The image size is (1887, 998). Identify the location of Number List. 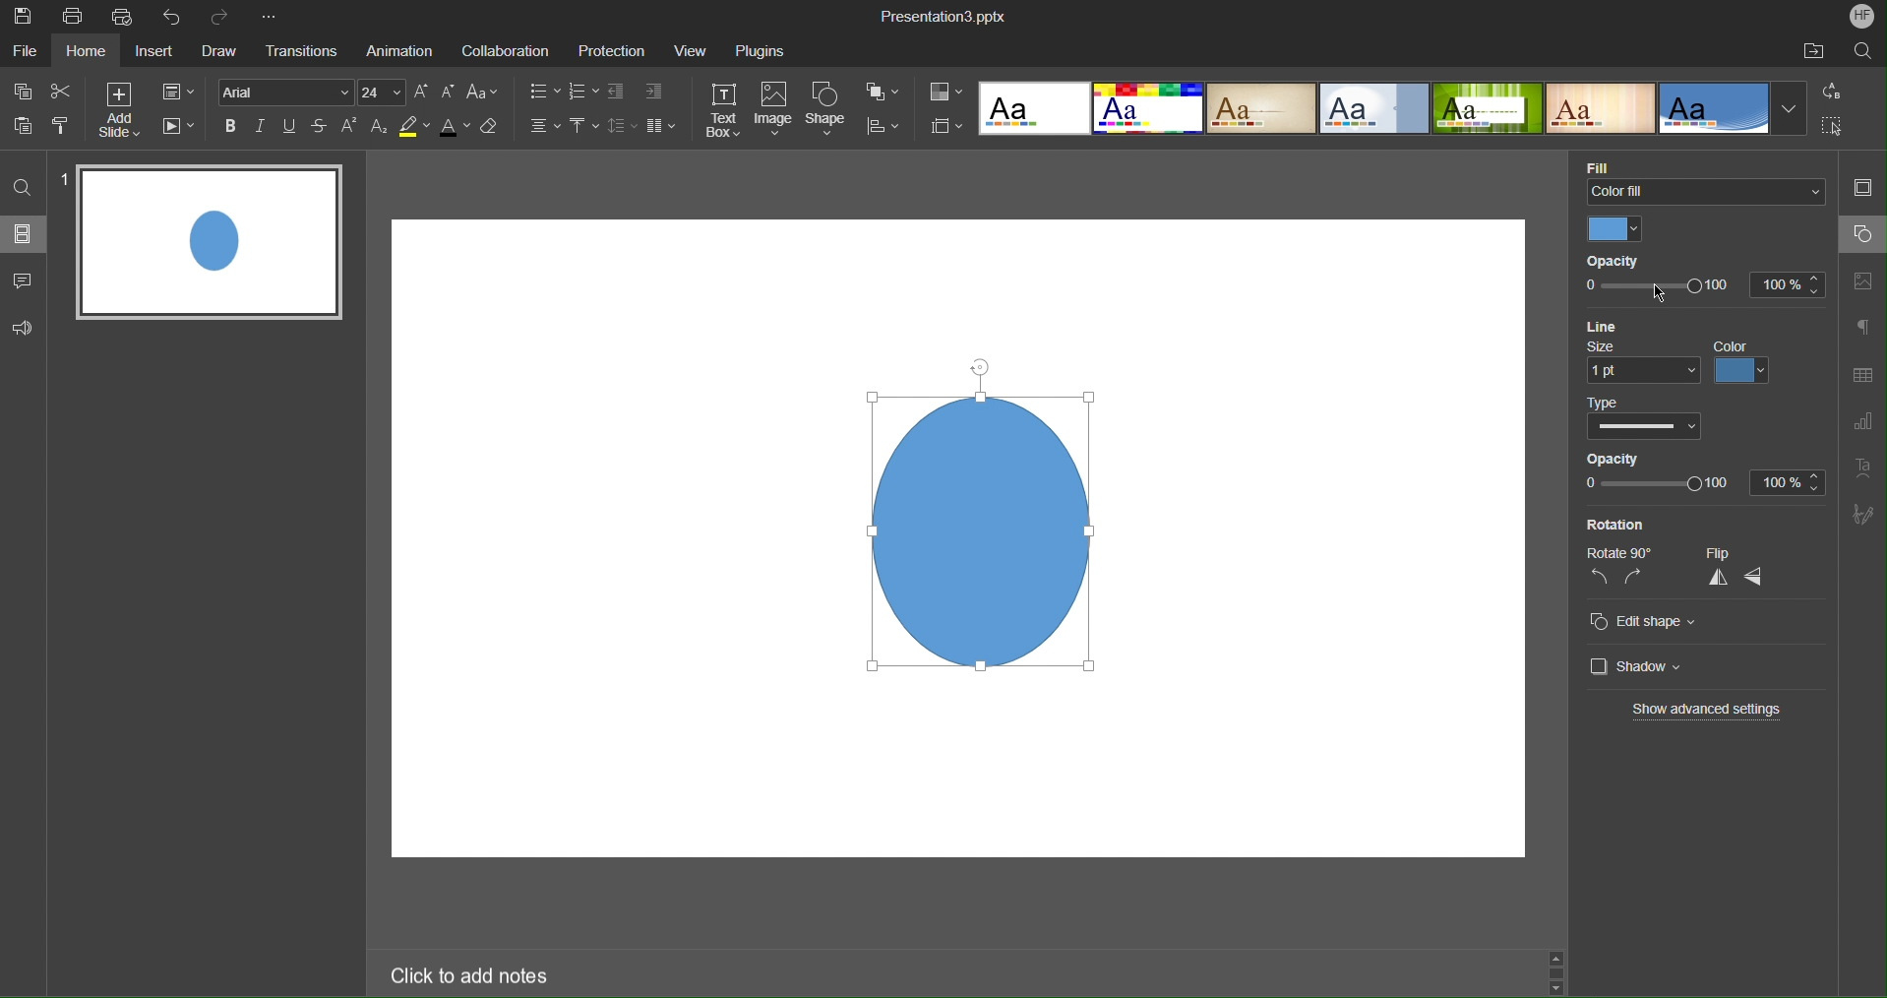
(584, 94).